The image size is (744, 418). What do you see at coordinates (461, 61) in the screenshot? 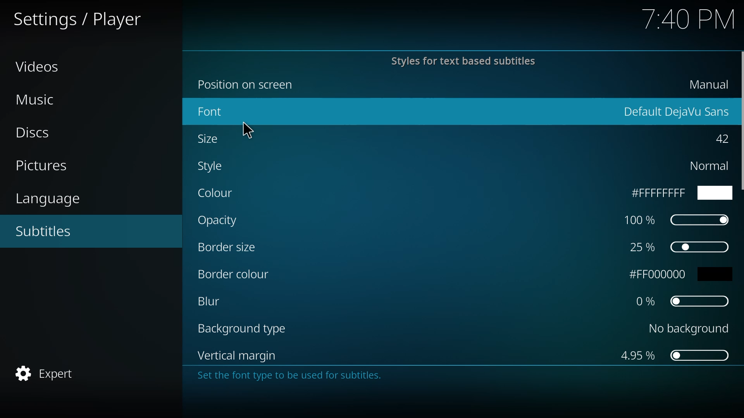
I see `styles` at bounding box center [461, 61].